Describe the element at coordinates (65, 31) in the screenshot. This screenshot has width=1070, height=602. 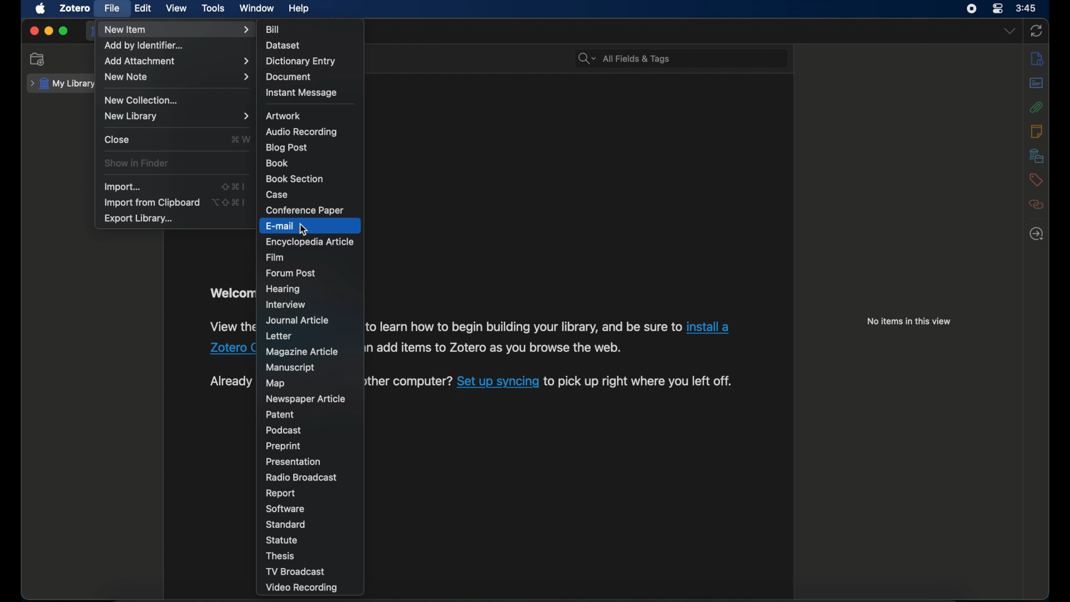
I see `maximize` at that location.